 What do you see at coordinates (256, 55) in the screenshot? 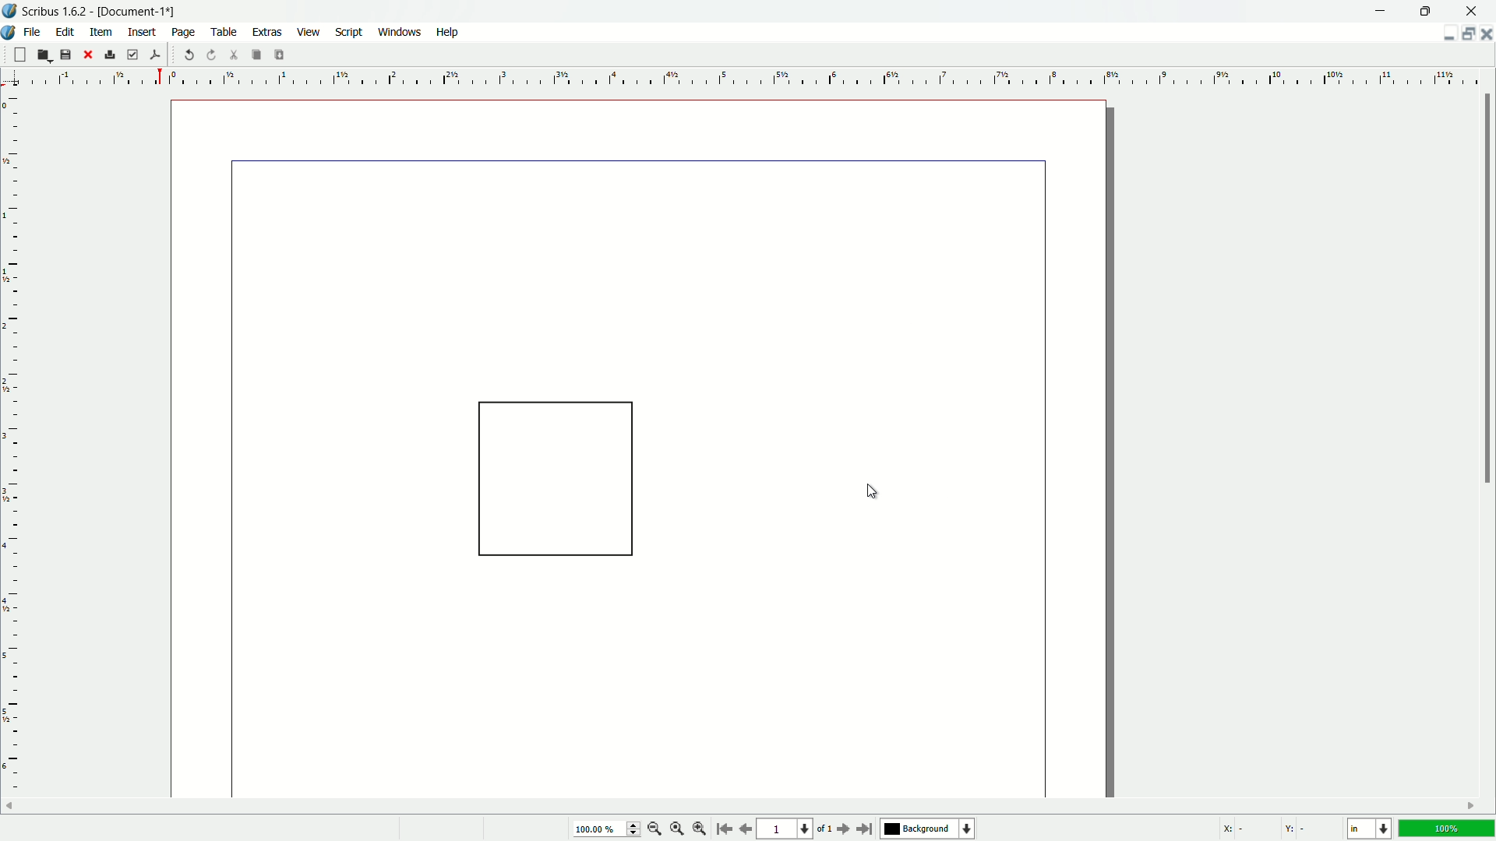
I see `copy` at bounding box center [256, 55].